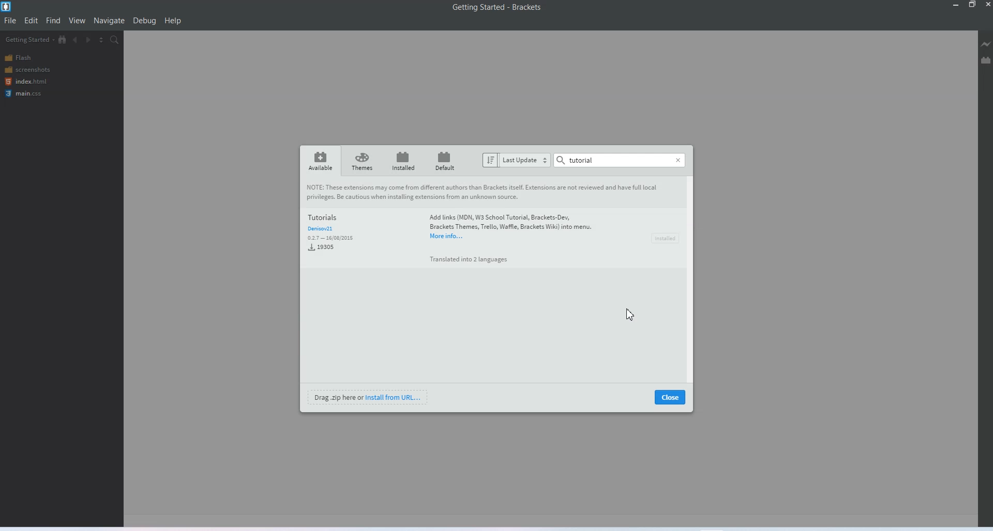 Image resolution: width=993 pixels, height=531 pixels. I want to click on Installed, so click(665, 238).